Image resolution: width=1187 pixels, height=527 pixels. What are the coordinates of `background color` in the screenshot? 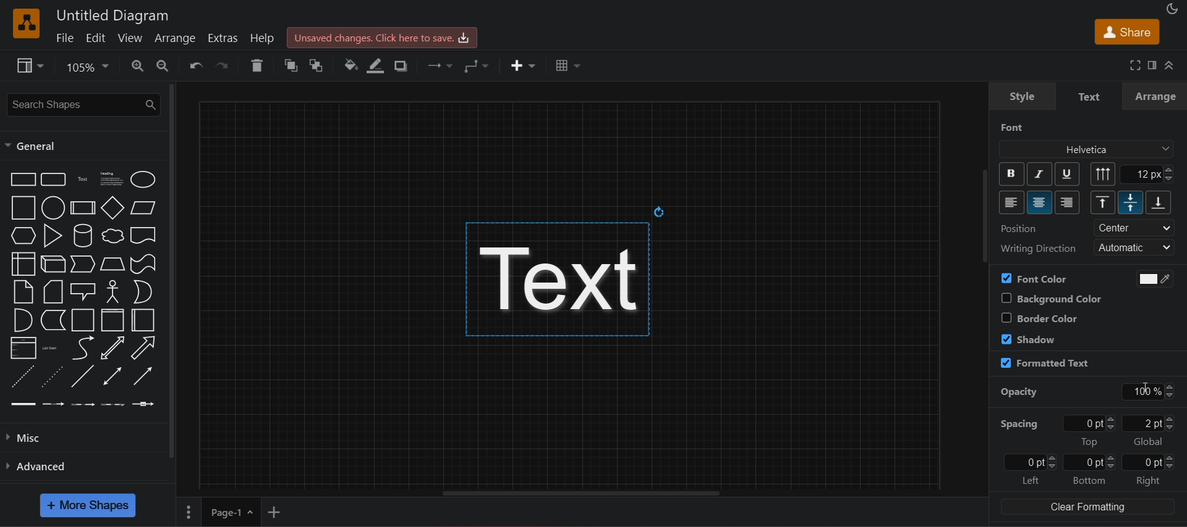 It's located at (1049, 298).